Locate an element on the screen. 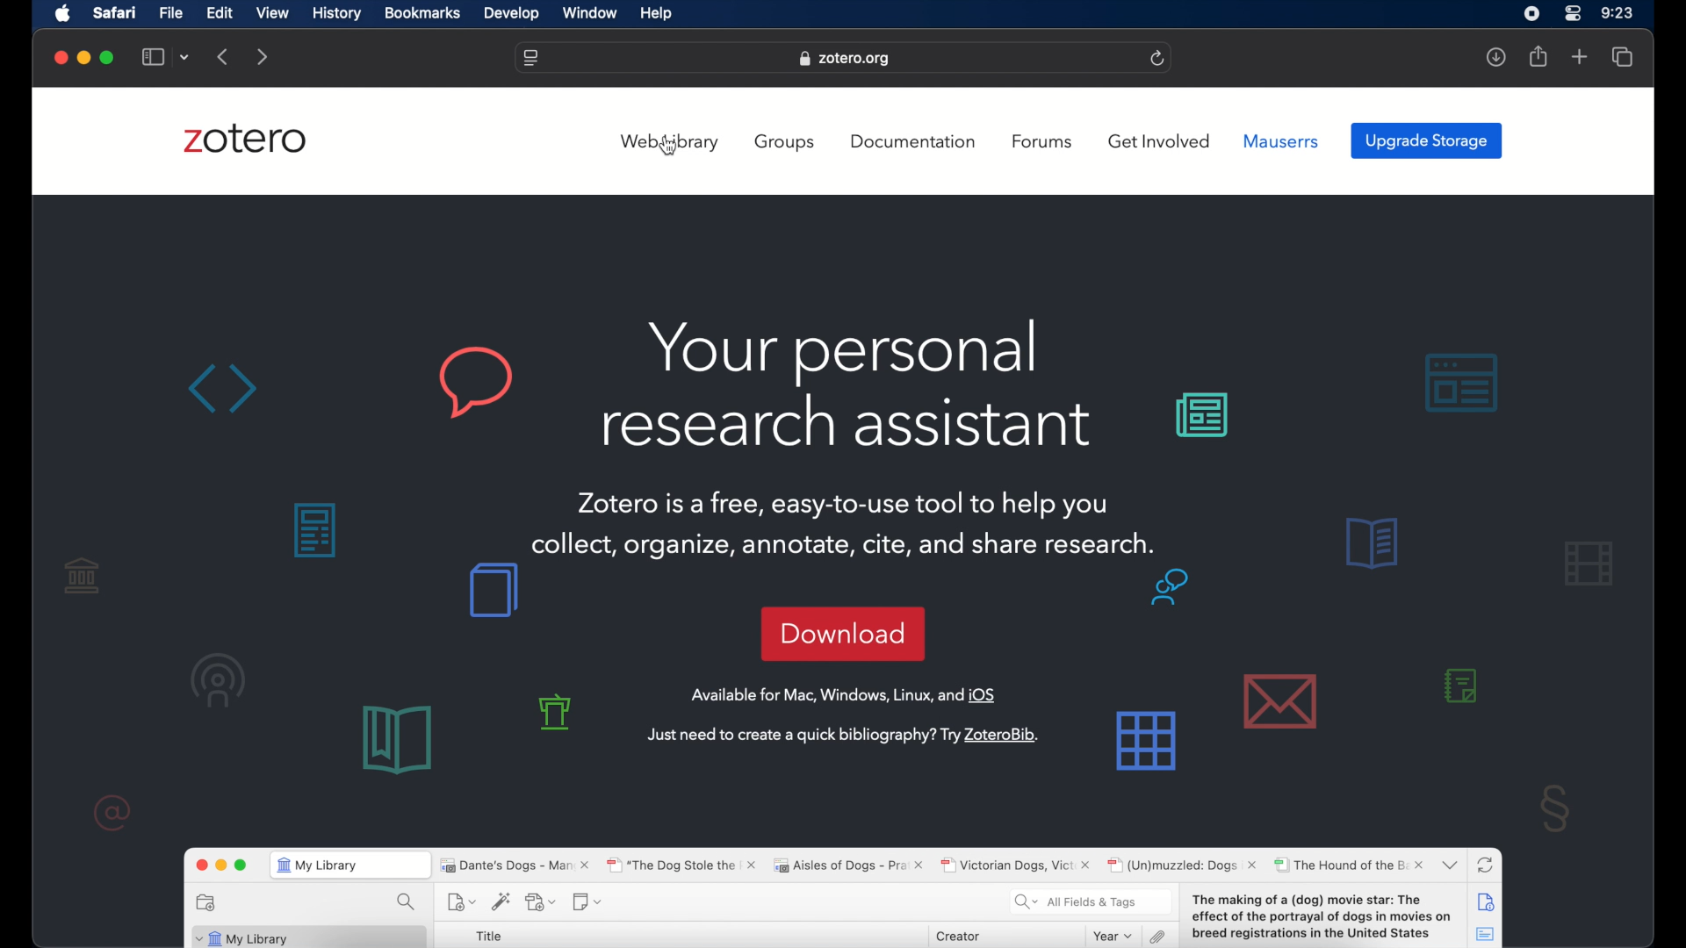 This screenshot has height=948, width=1686. upgrade storage is located at coordinates (1427, 140).